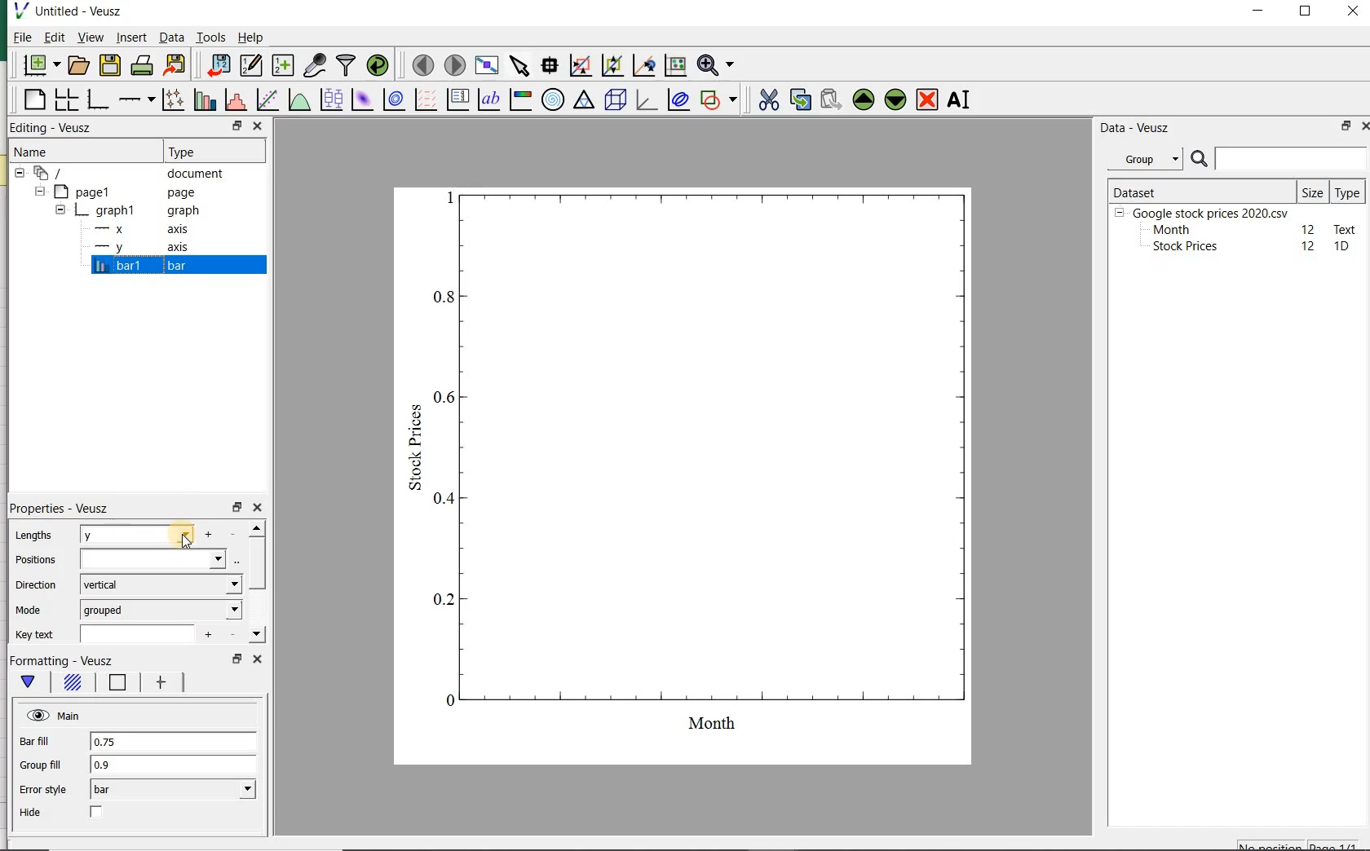  What do you see at coordinates (186, 549) in the screenshot?
I see `cursor` at bounding box center [186, 549].